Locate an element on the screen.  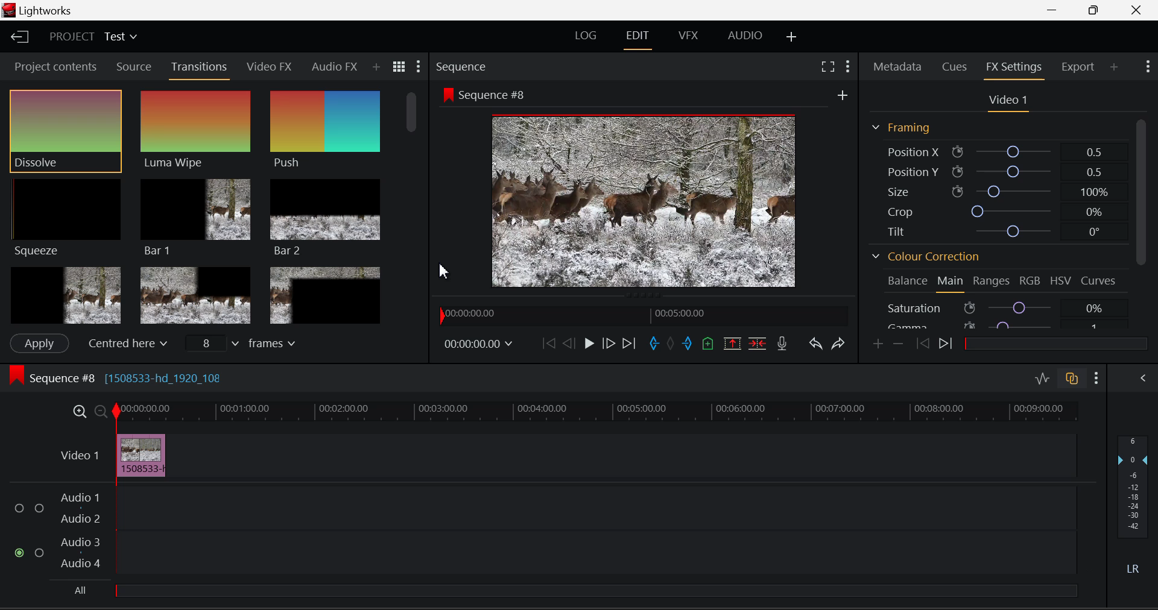
Preview Display Quality Altered is located at coordinates (647, 201).